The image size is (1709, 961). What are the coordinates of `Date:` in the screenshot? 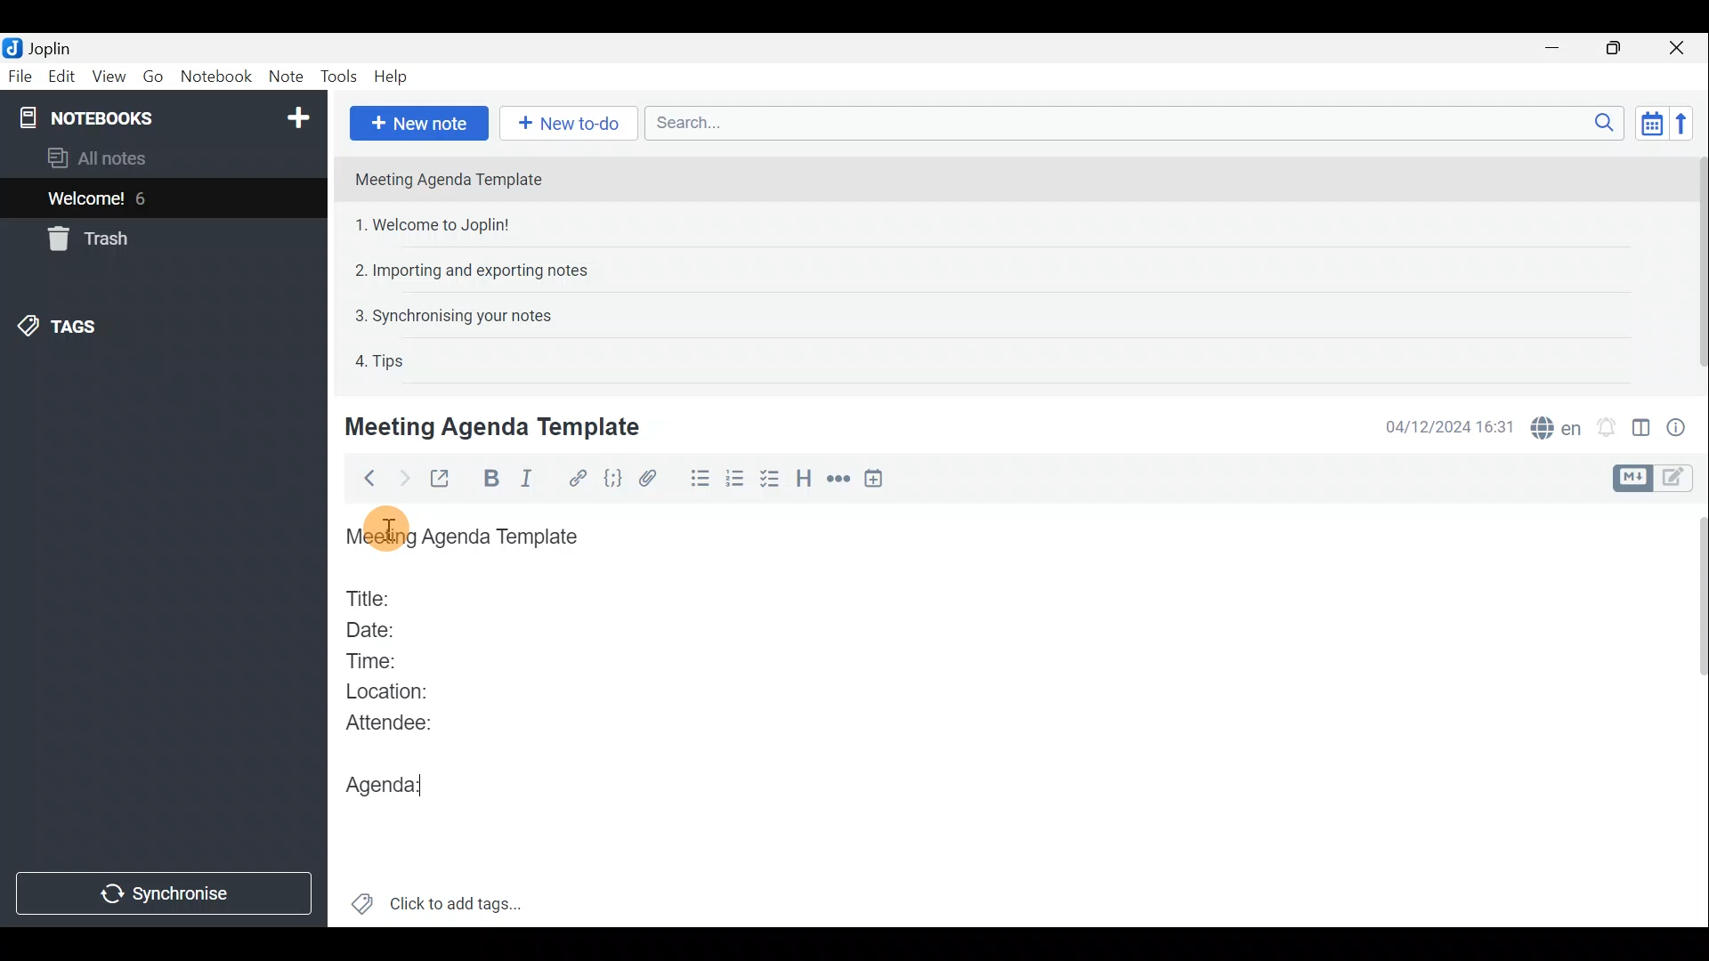 It's located at (385, 627).